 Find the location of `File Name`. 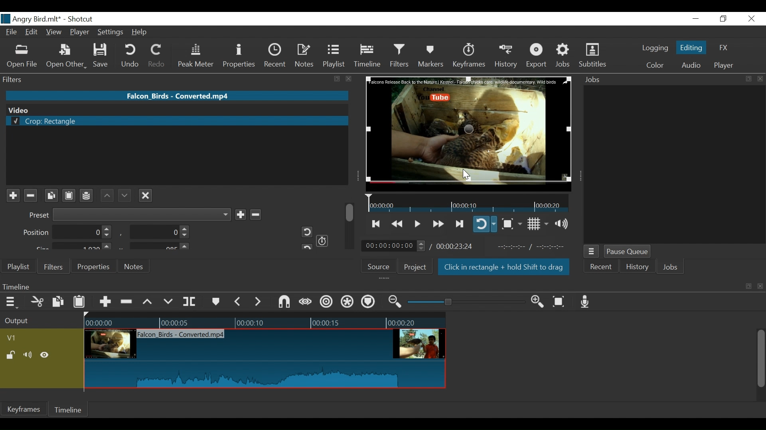

File Name is located at coordinates (12, 33).